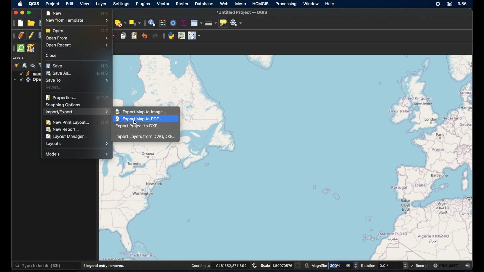 The width and height of the screenshot is (484, 272). Describe the element at coordinates (31, 23) in the screenshot. I see `open project` at that location.